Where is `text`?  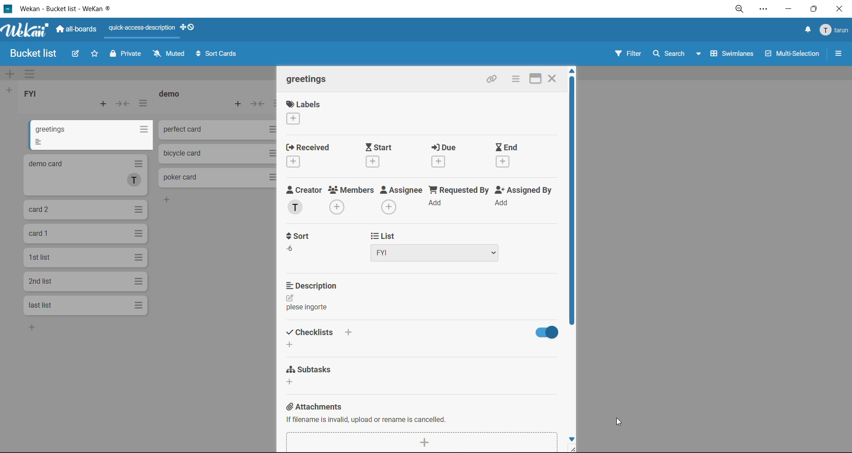
text is located at coordinates (311, 308).